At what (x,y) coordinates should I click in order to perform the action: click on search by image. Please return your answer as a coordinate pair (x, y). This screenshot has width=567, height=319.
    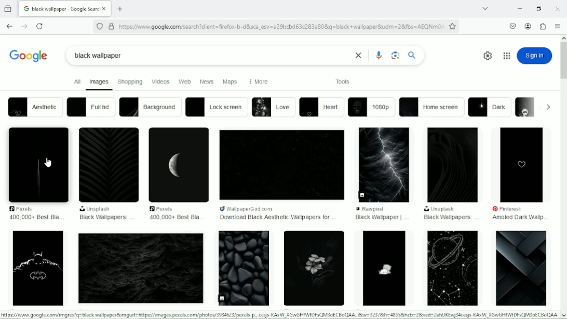
    Looking at the image, I should click on (396, 56).